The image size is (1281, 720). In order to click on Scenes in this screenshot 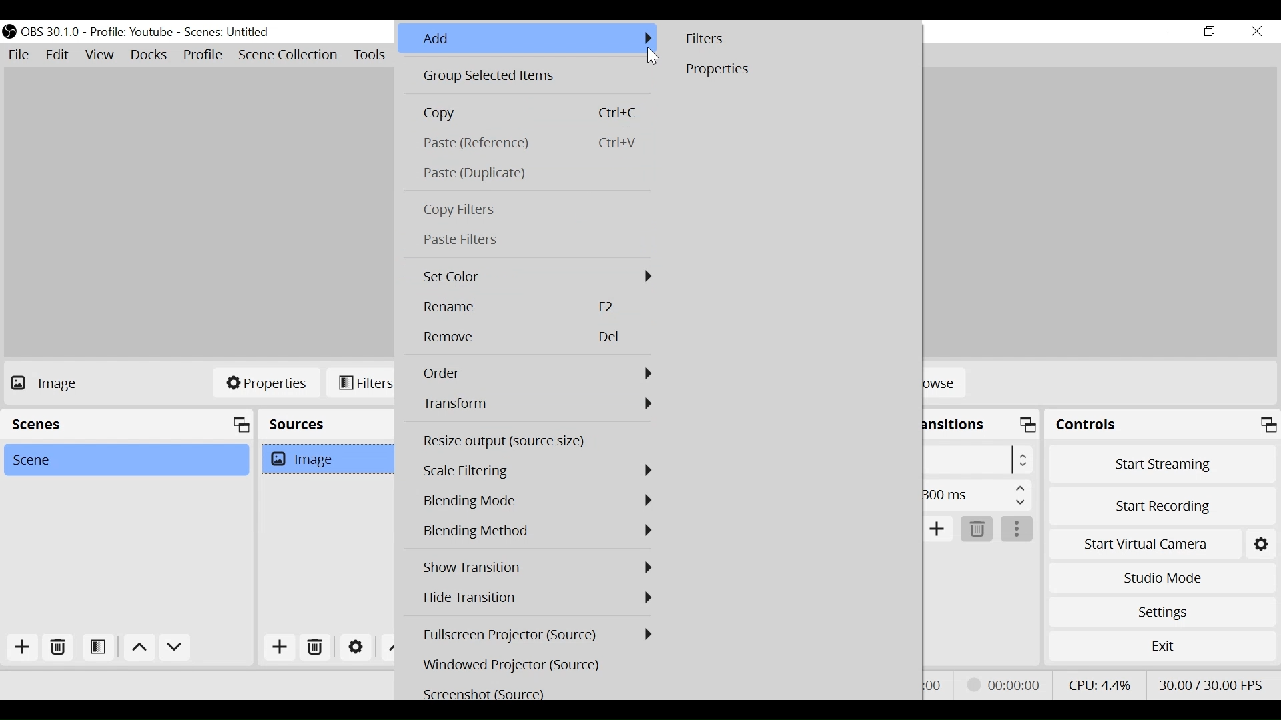, I will do `click(129, 425)`.